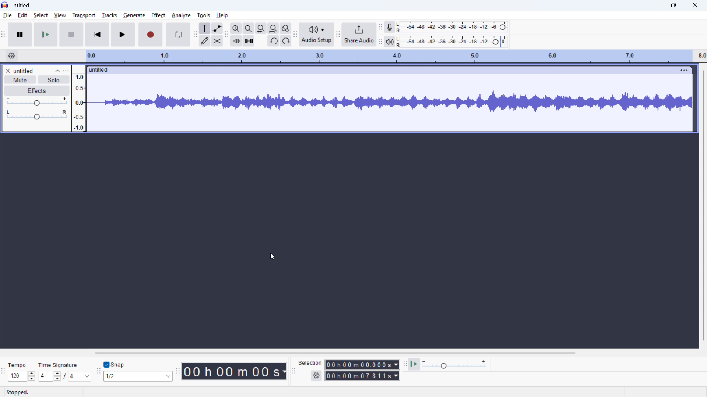 The image size is (707, 397). What do you see at coordinates (338, 35) in the screenshot?
I see `Share audio toolbar ` at bounding box center [338, 35].